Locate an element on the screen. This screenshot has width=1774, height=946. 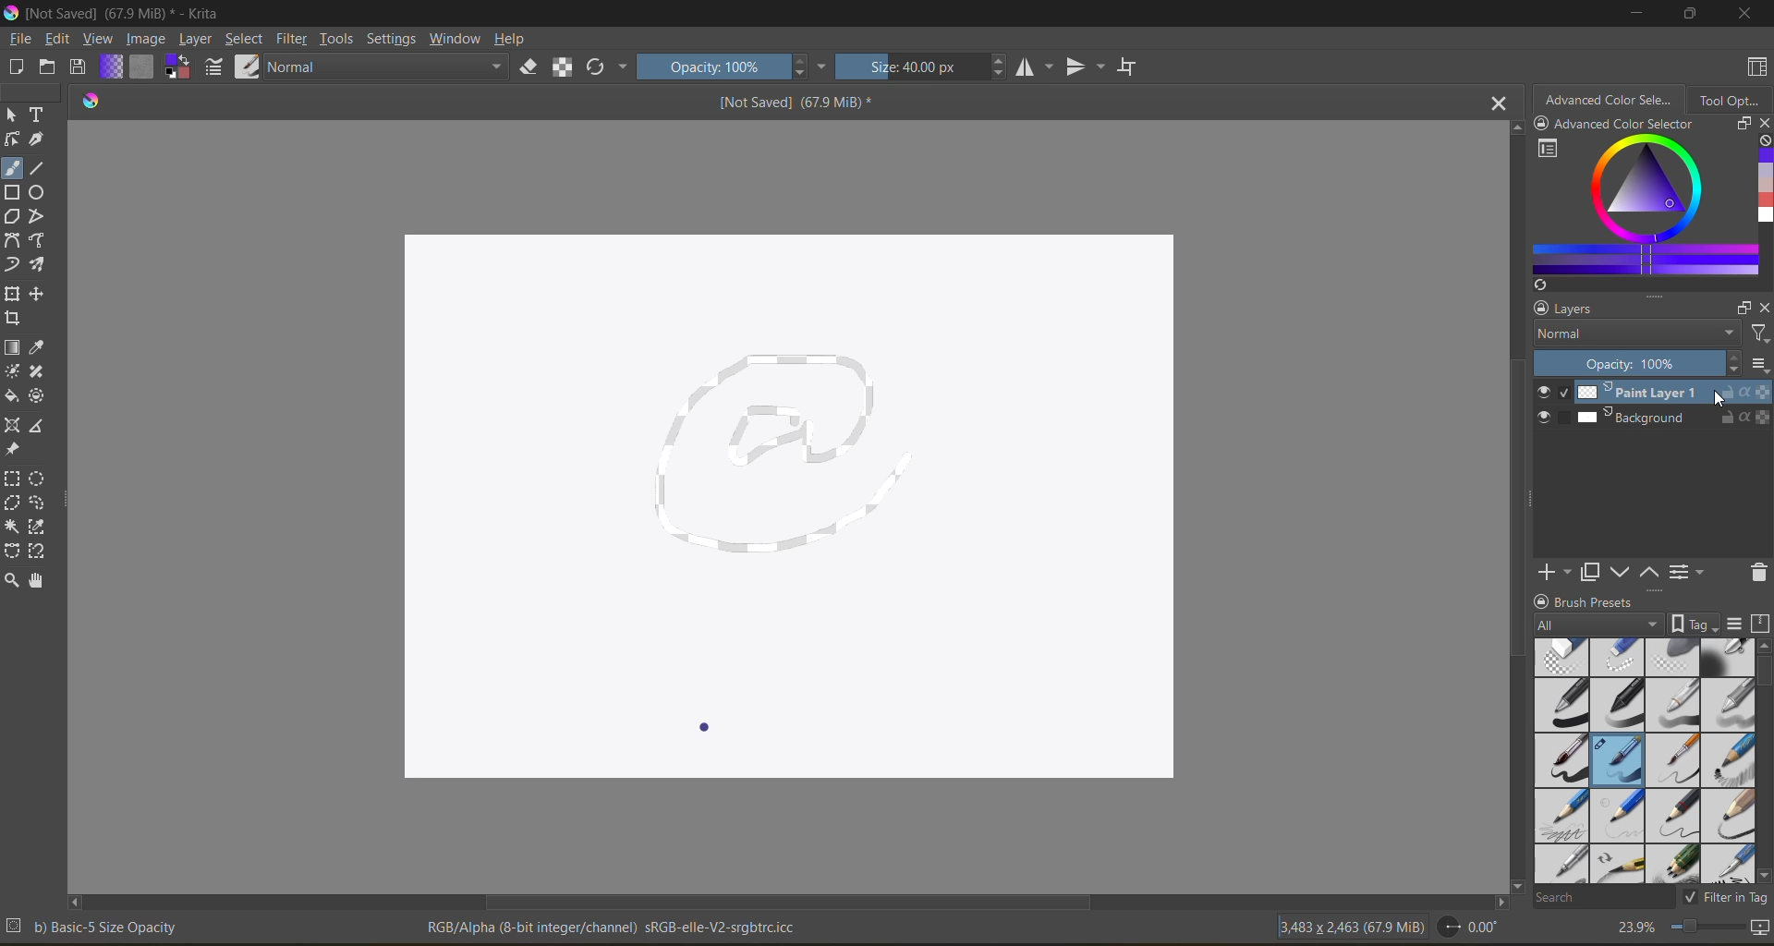
lock docker is located at coordinates (1544, 123).